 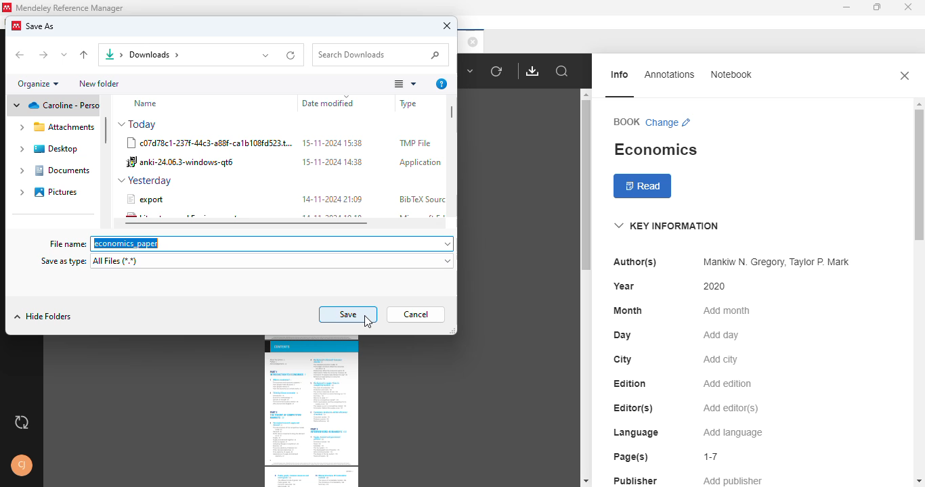 What do you see at coordinates (185, 163) in the screenshot?
I see `anki-24.06.3-windows-qt6` at bounding box center [185, 163].